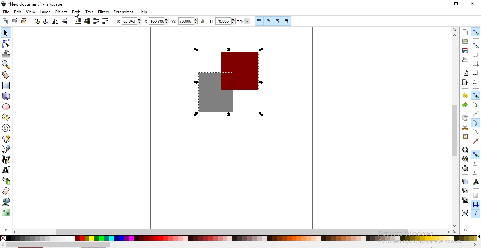 This screenshot has width=481, height=248. I want to click on spray objects by sculpting or painting, so click(6, 181).